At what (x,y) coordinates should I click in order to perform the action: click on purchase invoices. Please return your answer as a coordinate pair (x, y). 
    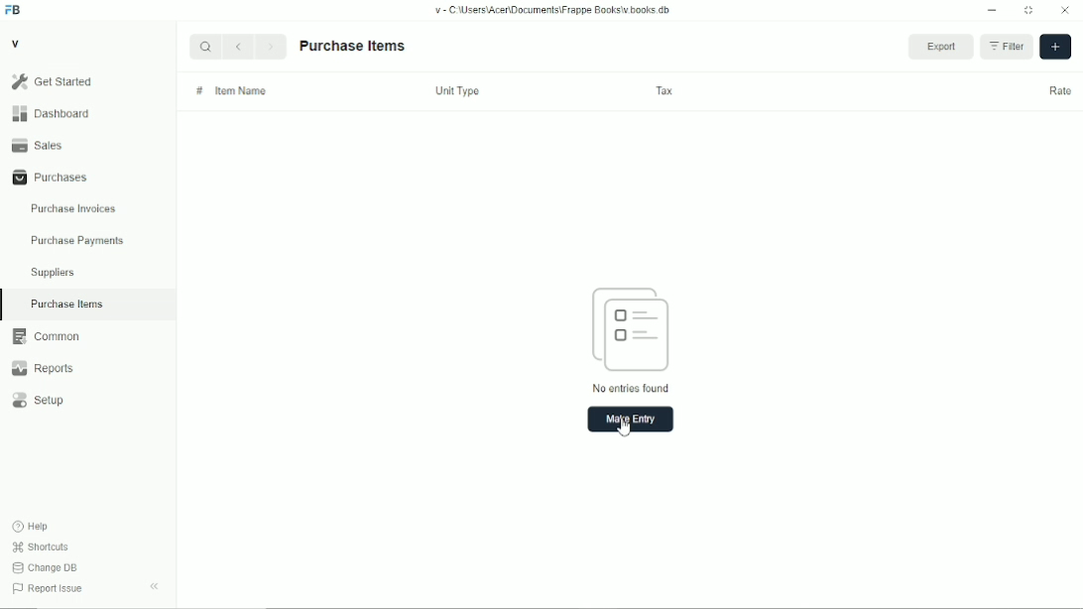
    Looking at the image, I should click on (73, 209).